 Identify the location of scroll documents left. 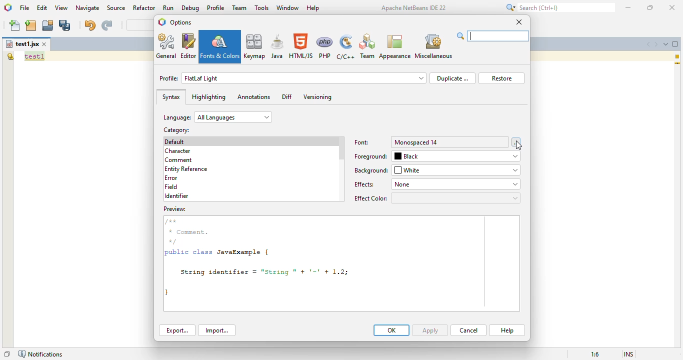
(647, 44).